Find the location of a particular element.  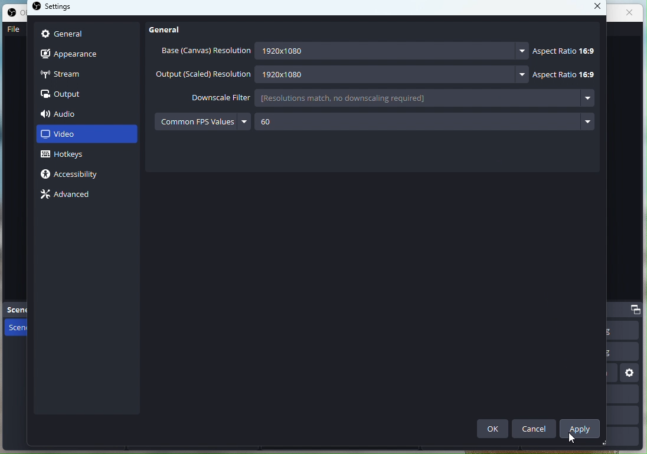

more options is located at coordinates (522, 52).